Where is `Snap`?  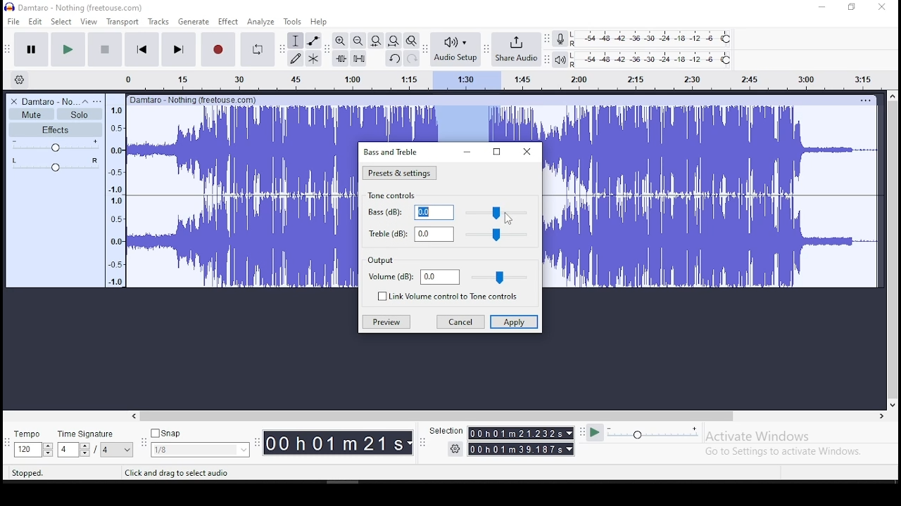
Snap is located at coordinates (200, 434).